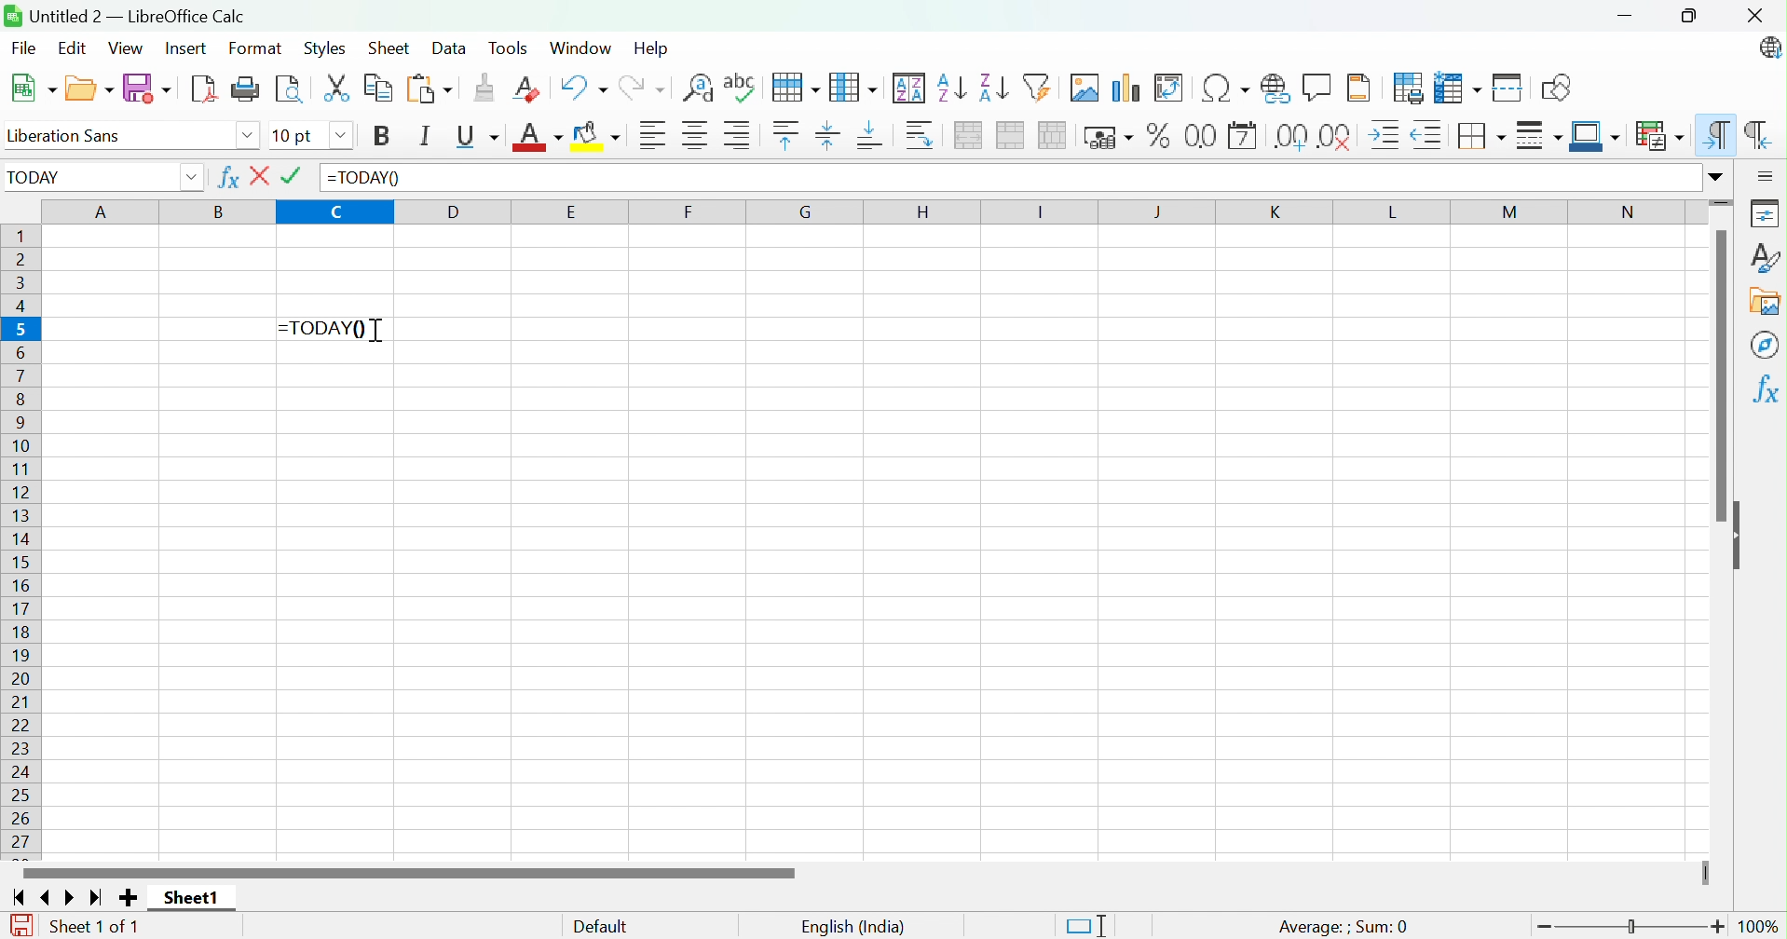 This screenshot has height=939, width=1787. What do you see at coordinates (994, 88) in the screenshot?
I see `Sort descending` at bounding box center [994, 88].